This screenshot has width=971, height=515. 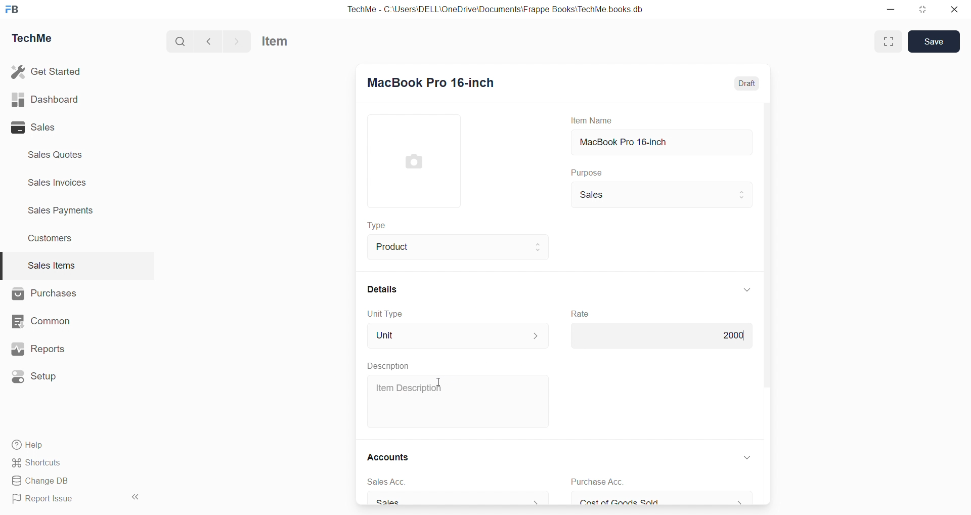 What do you see at coordinates (390, 366) in the screenshot?
I see `Description` at bounding box center [390, 366].